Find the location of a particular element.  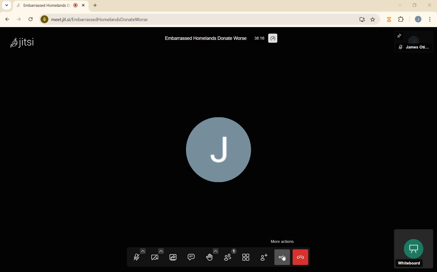

restore down is located at coordinates (415, 5).